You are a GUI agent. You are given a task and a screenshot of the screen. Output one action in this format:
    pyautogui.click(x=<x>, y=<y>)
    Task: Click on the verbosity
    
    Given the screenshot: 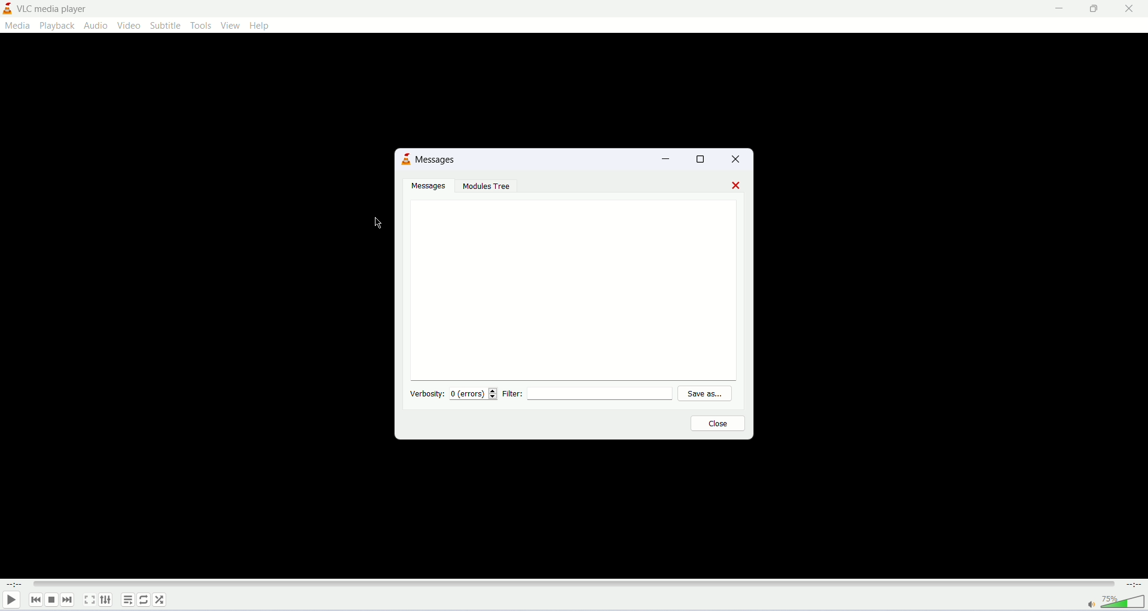 What is the action you would take?
    pyautogui.click(x=425, y=394)
    